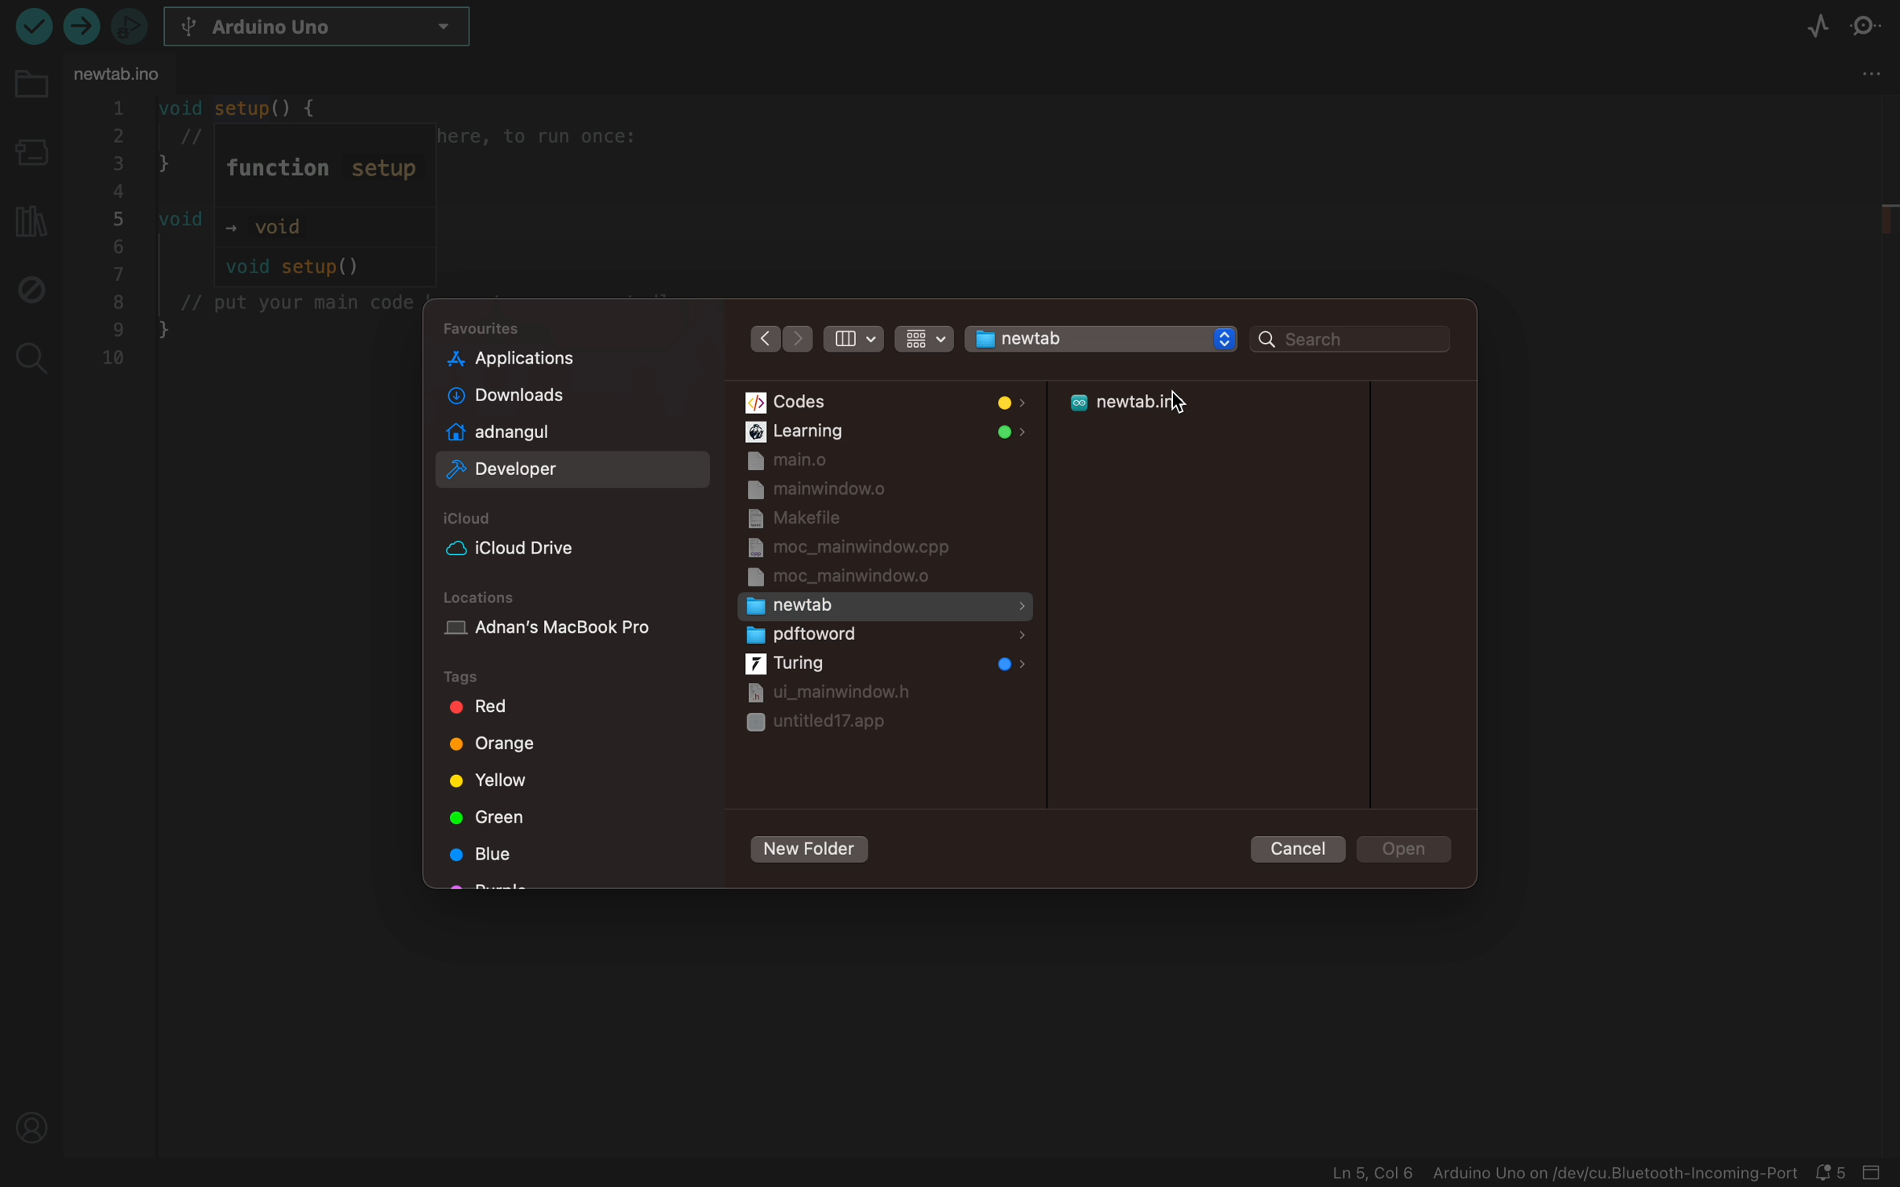 The width and height of the screenshot is (1900, 1187). What do you see at coordinates (494, 781) in the screenshot?
I see `tags` at bounding box center [494, 781].